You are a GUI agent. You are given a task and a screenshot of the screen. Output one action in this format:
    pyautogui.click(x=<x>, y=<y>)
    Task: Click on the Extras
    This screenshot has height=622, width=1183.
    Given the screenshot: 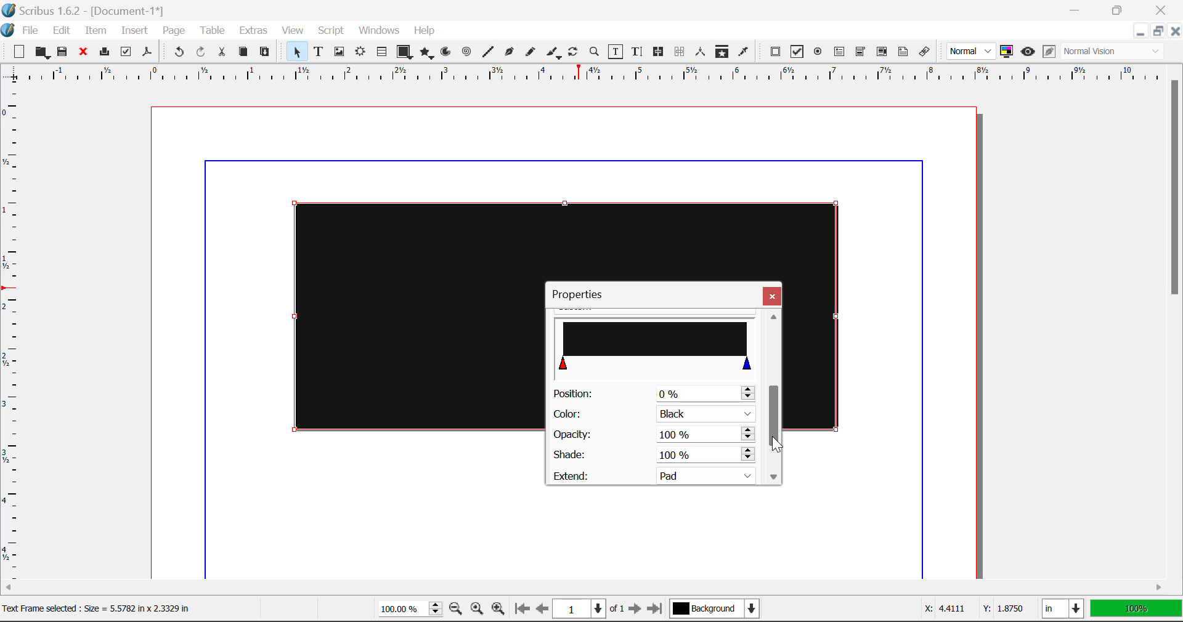 What is the action you would take?
    pyautogui.click(x=255, y=31)
    